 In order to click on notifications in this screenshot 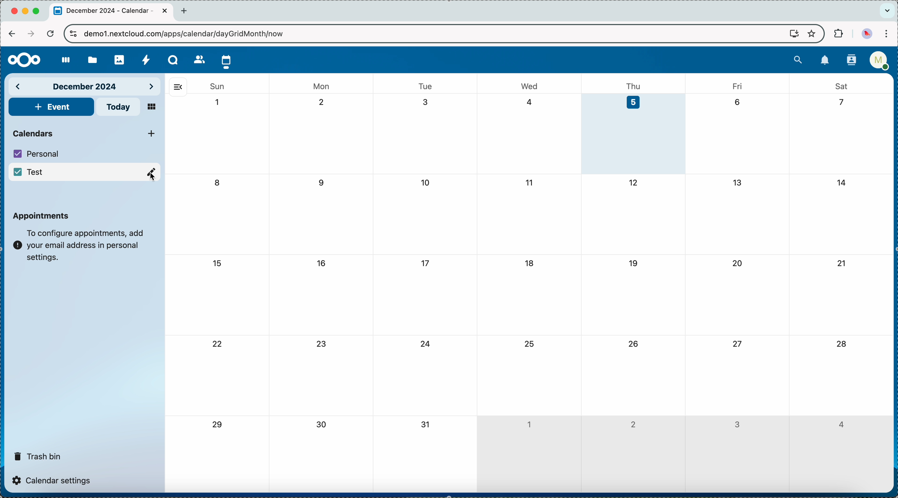, I will do `click(825, 61)`.